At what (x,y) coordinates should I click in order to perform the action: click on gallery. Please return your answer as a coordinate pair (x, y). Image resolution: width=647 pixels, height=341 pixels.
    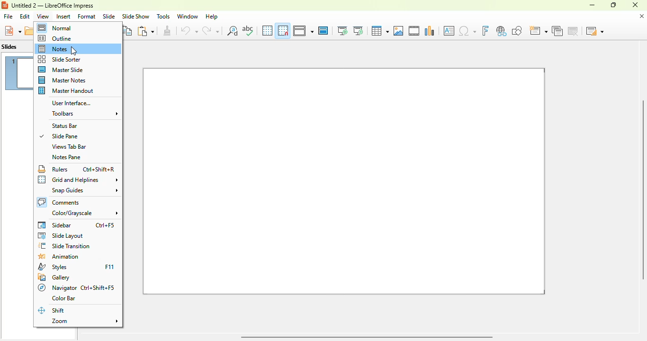
    Looking at the image, I should click on (54, 277).